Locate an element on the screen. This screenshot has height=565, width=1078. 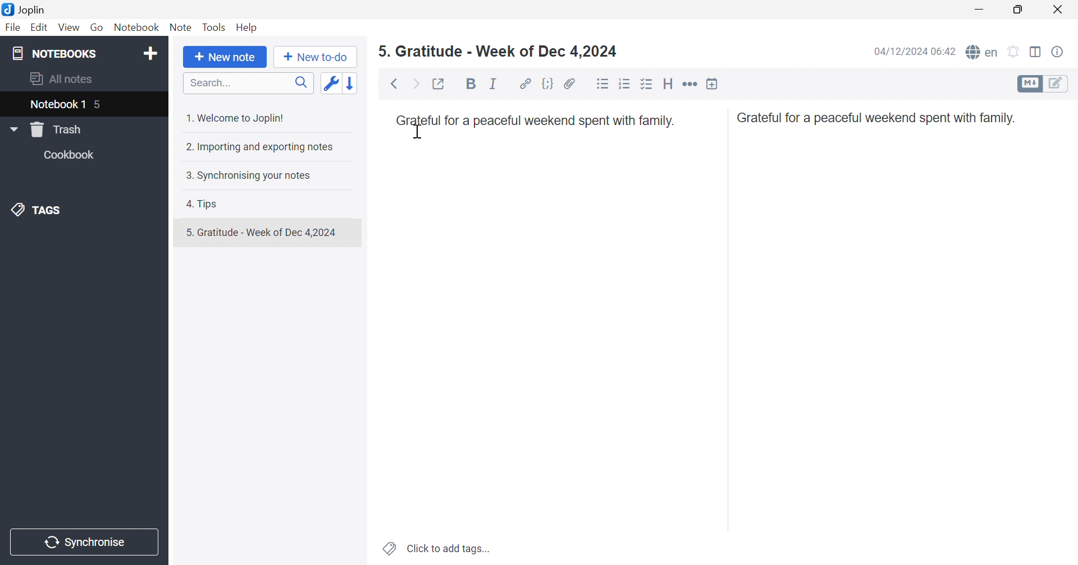
Numbered list is located at coordinates (625, 83).